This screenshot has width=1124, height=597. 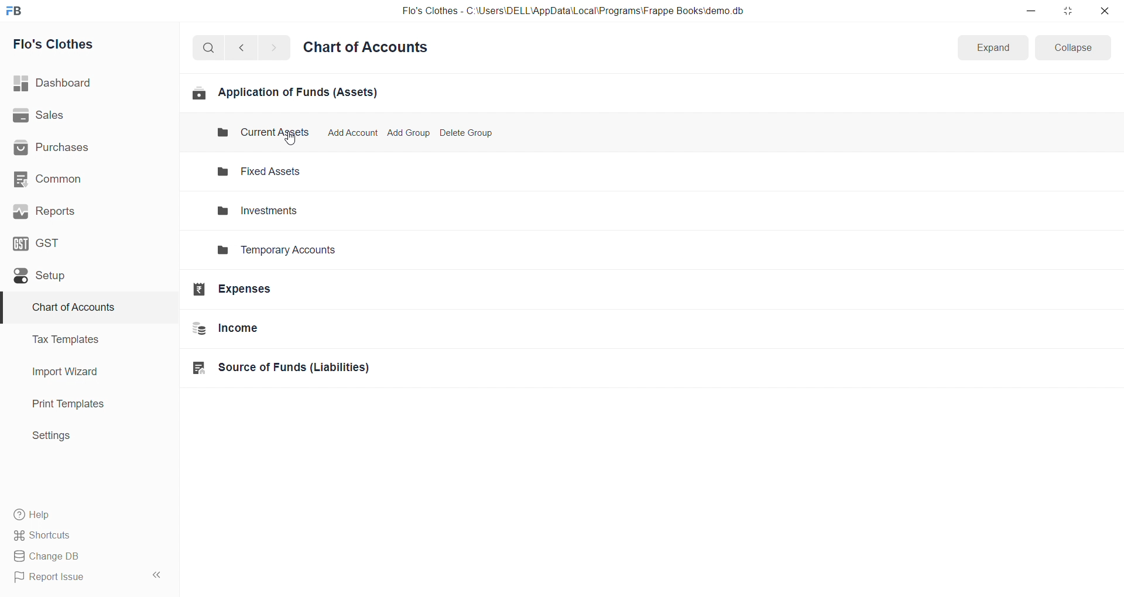 What do you see at coordinates (85, 534) in the screenshot?
I see `Shortcuts` at bounding box center [85, 534].